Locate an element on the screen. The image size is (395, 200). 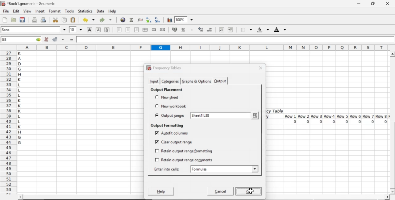
accept changes across selection is located at coordinates (63, 39).